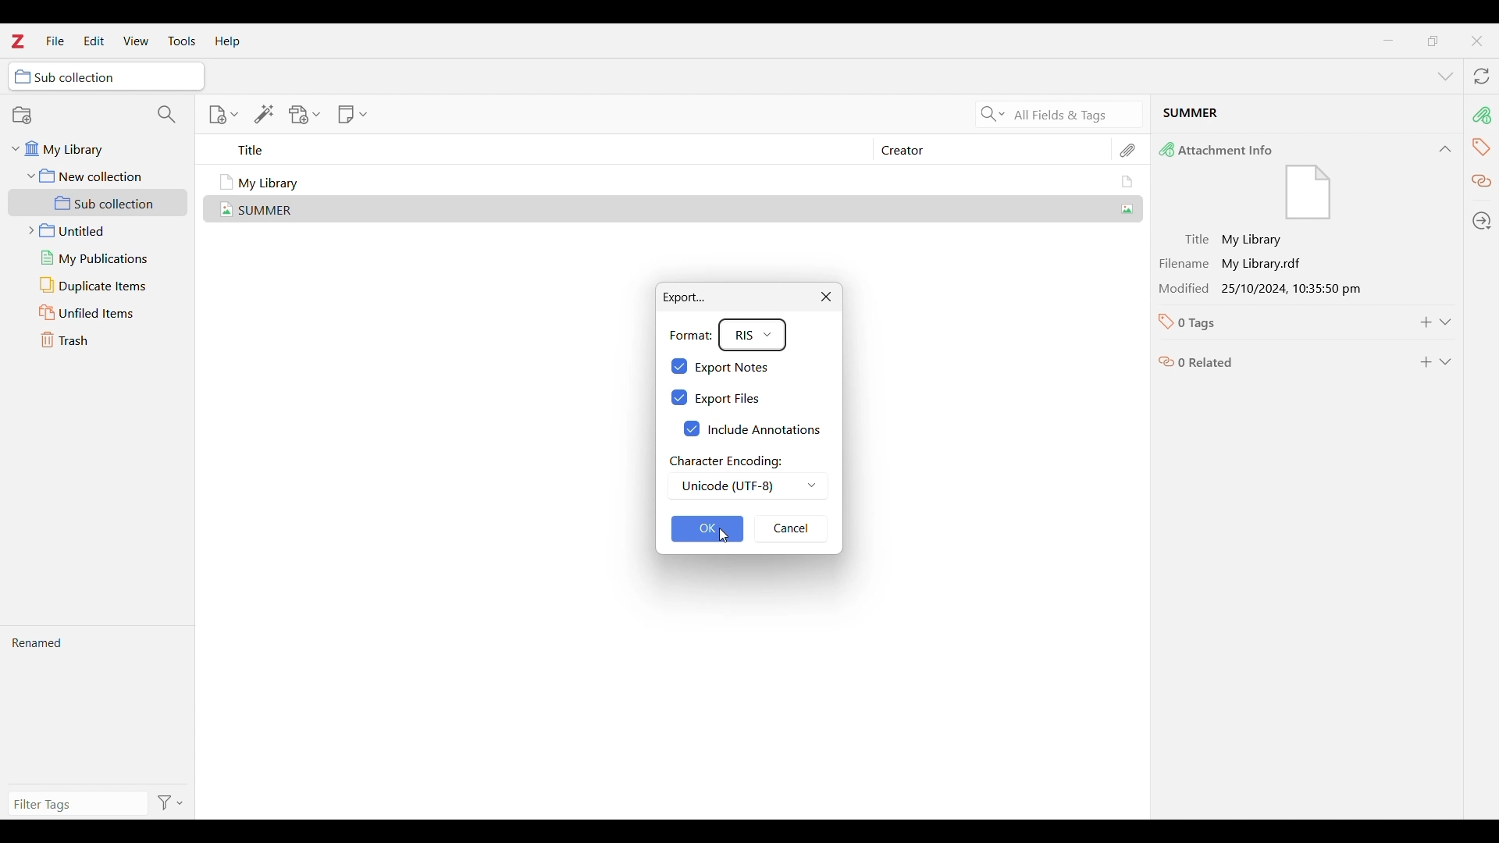 The image size is (1499, 843). What do you see at coordinates (1433, 41) in the screenshot?
I see `maximize` at bounding box center [1433, 41].